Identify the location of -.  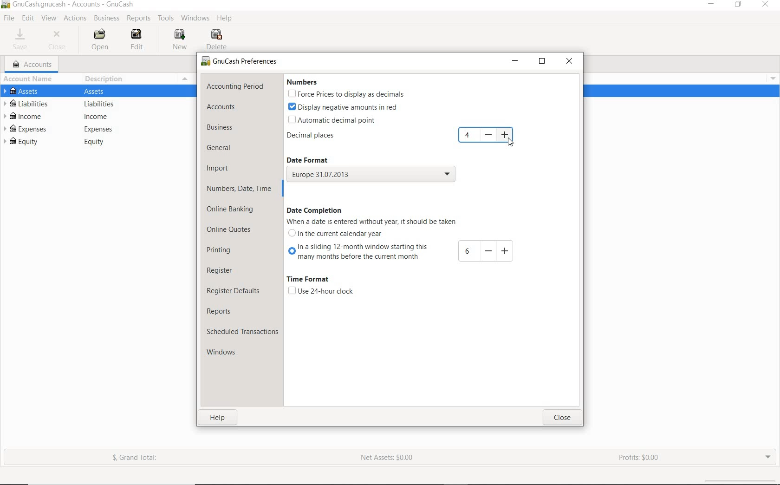
(487, 251).